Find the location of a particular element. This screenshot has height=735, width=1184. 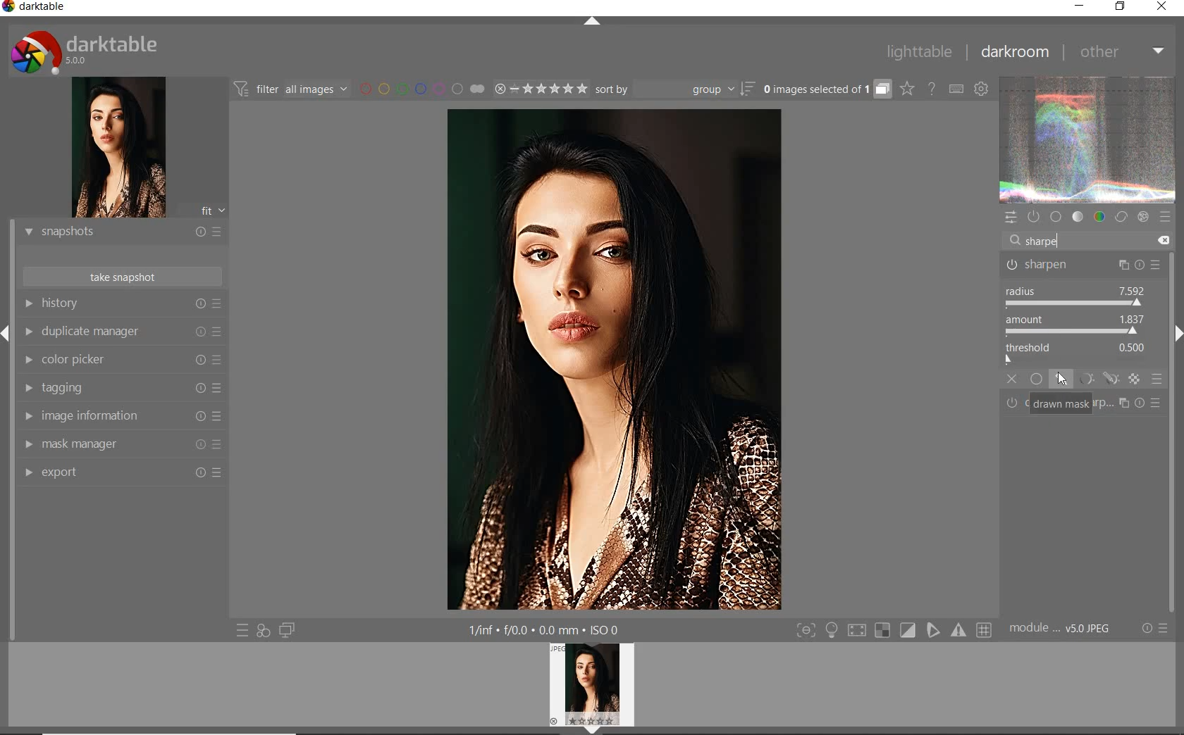

SYSTEM NAME is located at coordinates (39, 8).